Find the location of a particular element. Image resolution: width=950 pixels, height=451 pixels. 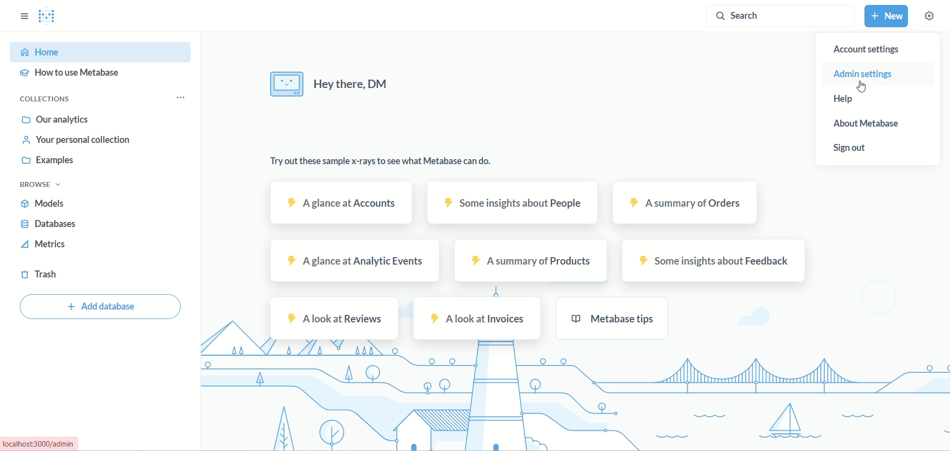

our analytics is located at coordinates (52, 120).